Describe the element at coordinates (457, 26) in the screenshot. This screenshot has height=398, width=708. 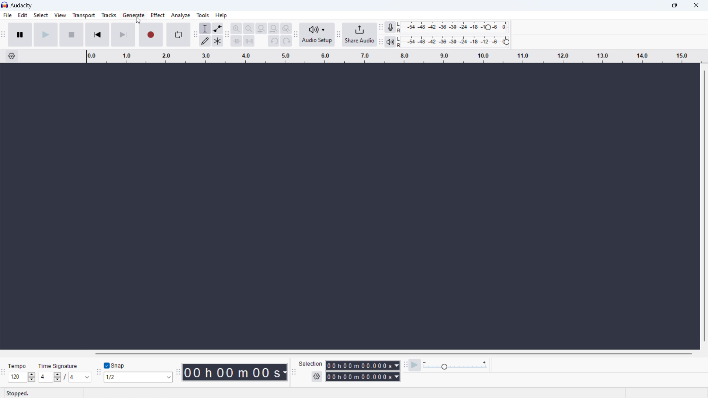
I see `recording level` at that location.